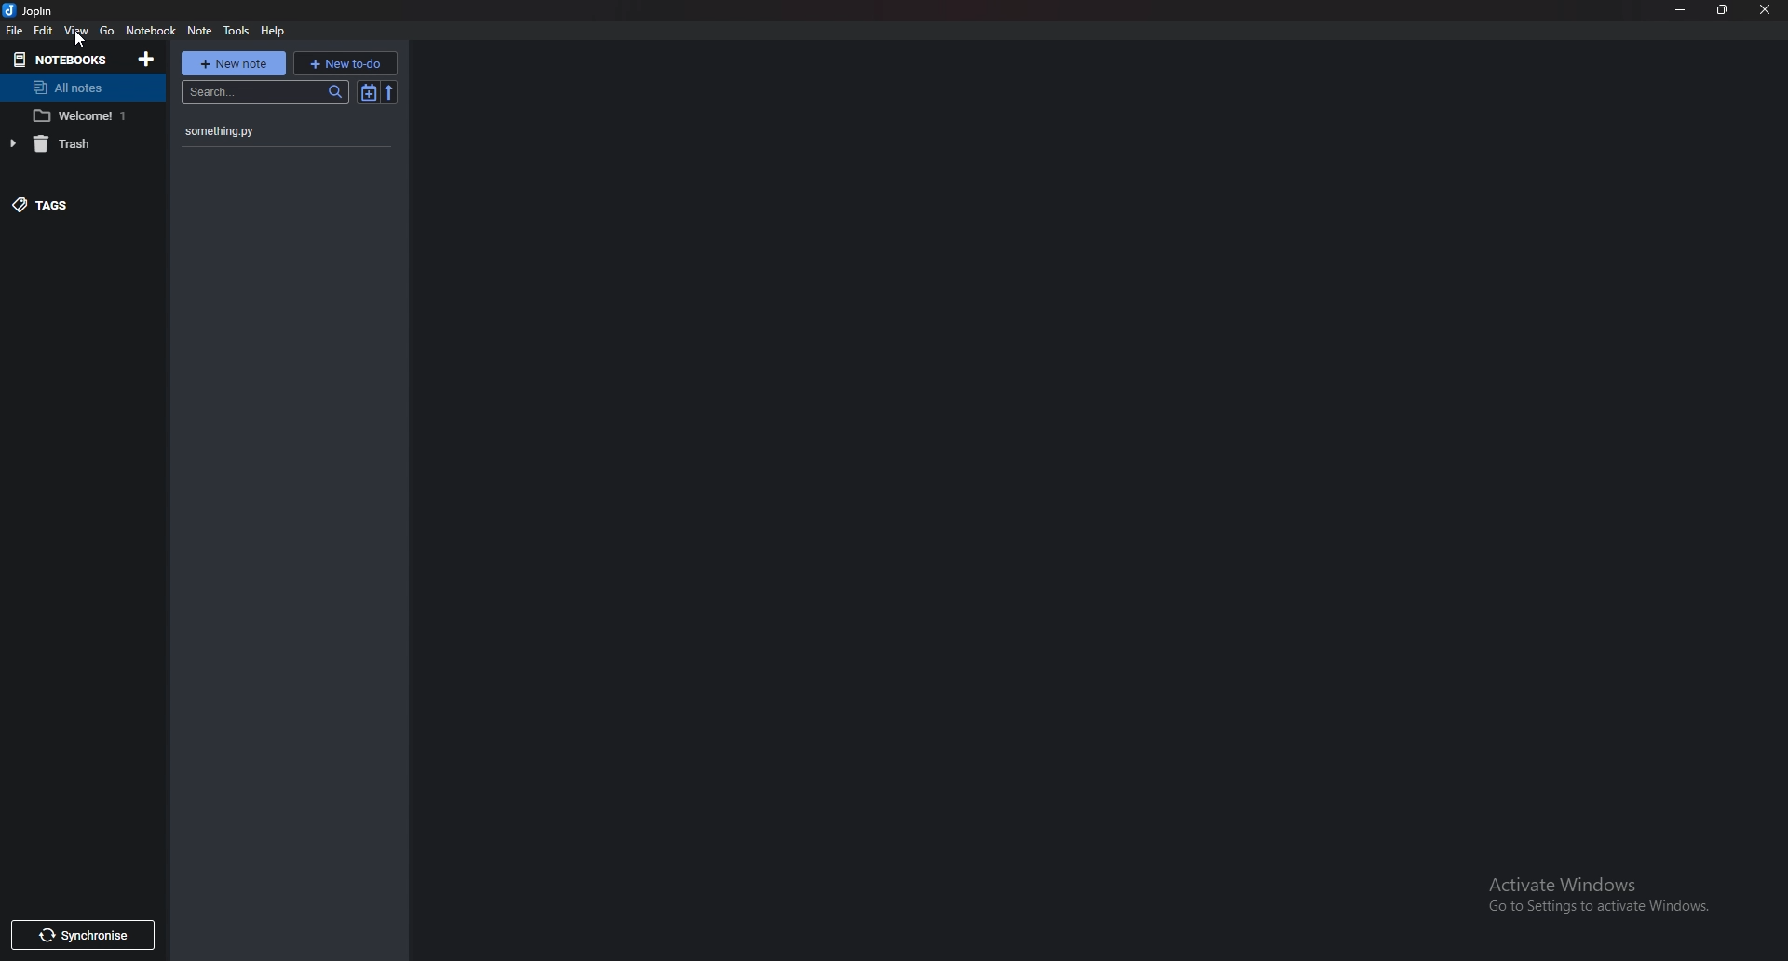 The image size is (1788, 961). What do you see at coordinates (79, 115) in the screenshot?
I see `Notebook` at bounding box center [79, 115].